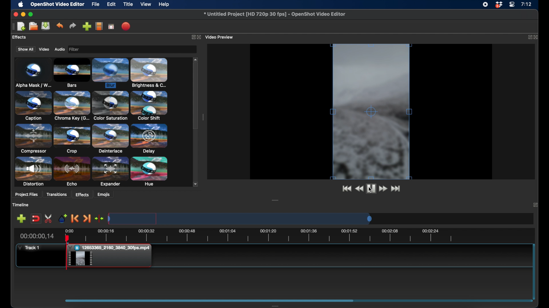 This screenshot has width=549, height=308. What do you see at coordinates (371, 178) in the screenshot?
I see `resize handle` at bounding box center [371, 178].